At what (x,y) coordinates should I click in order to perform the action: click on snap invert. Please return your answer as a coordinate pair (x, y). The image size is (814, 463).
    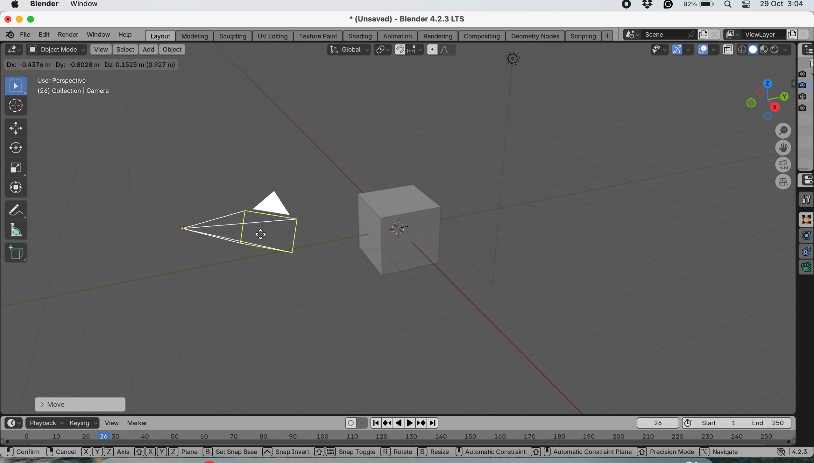
    Looking at the image, I should click on (299, 453).